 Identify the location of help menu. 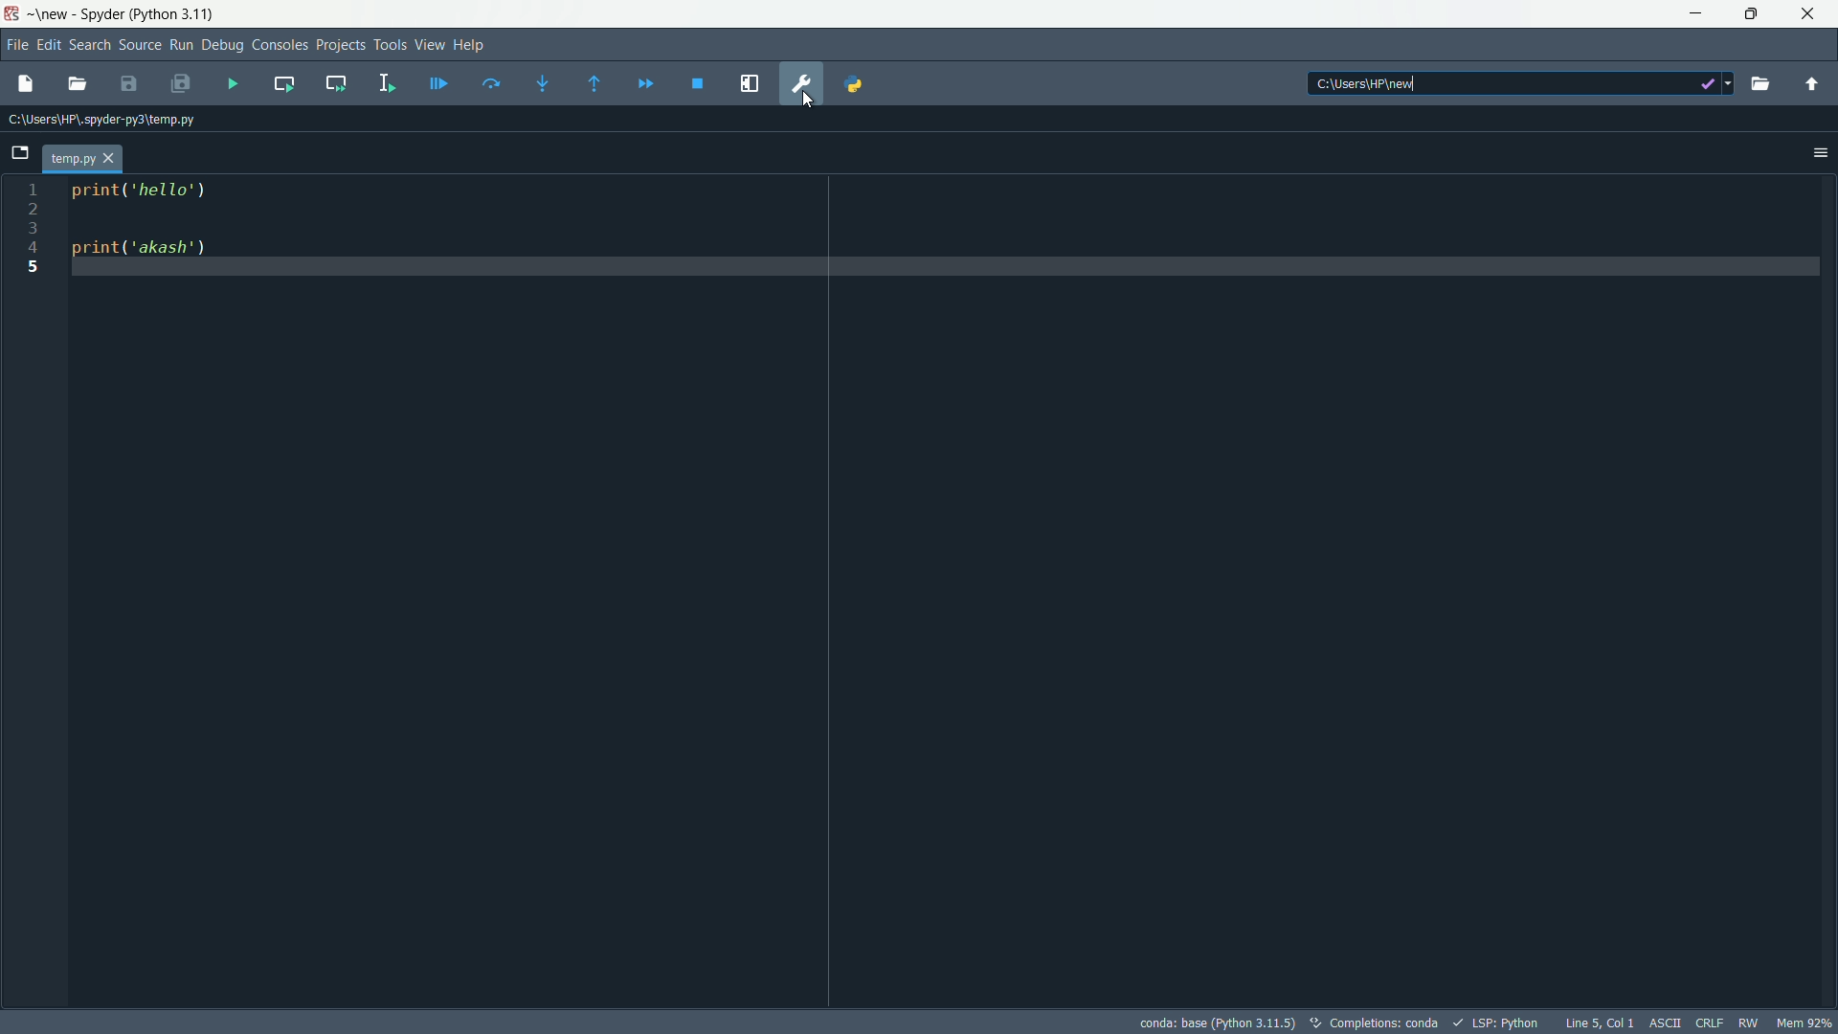
(473, 44).